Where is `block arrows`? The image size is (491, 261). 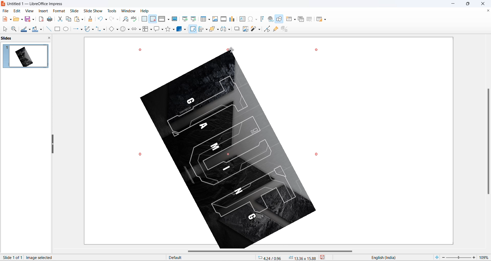
block arrows is located at coordinates (134, 30).